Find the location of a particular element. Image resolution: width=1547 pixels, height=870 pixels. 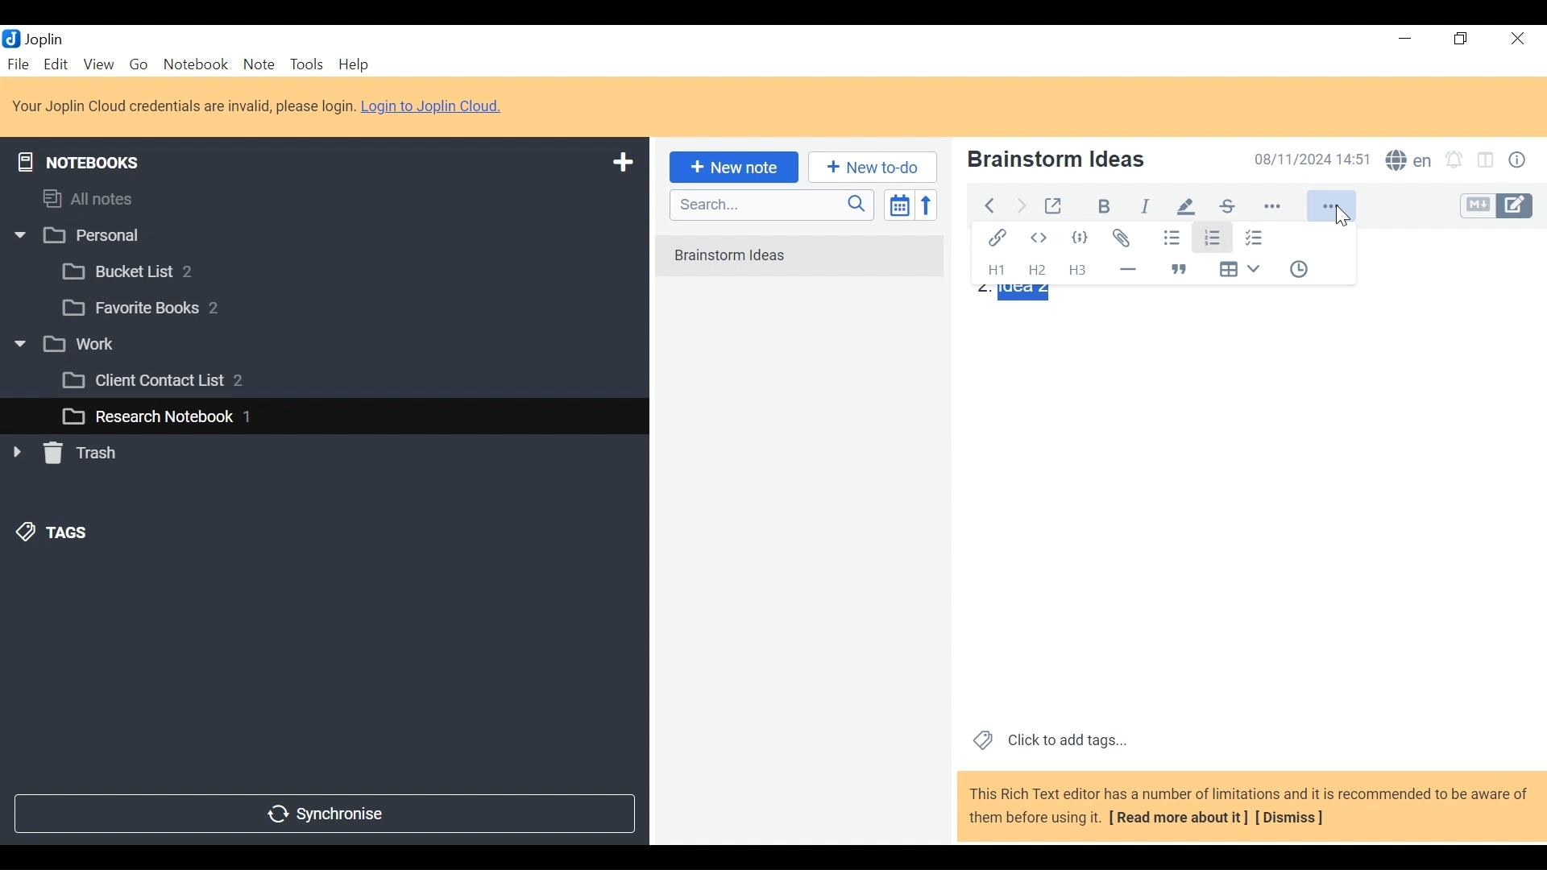

Attach file is located at coordinates (1122, 238).